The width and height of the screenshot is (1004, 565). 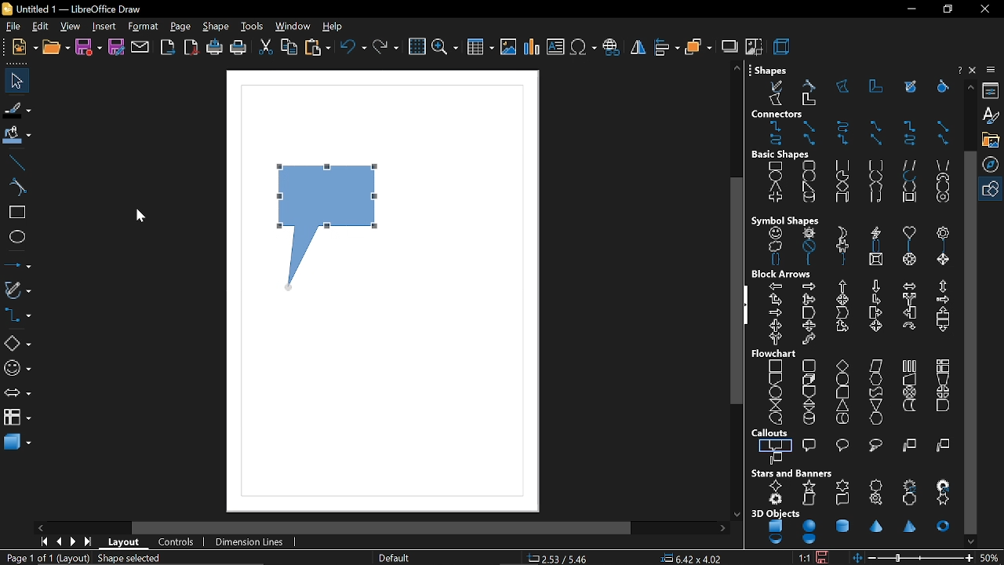 What do you see at coordinates (876, 300) in the screenshot?
I see `corner right arrow` at bounding box center [876, 300].